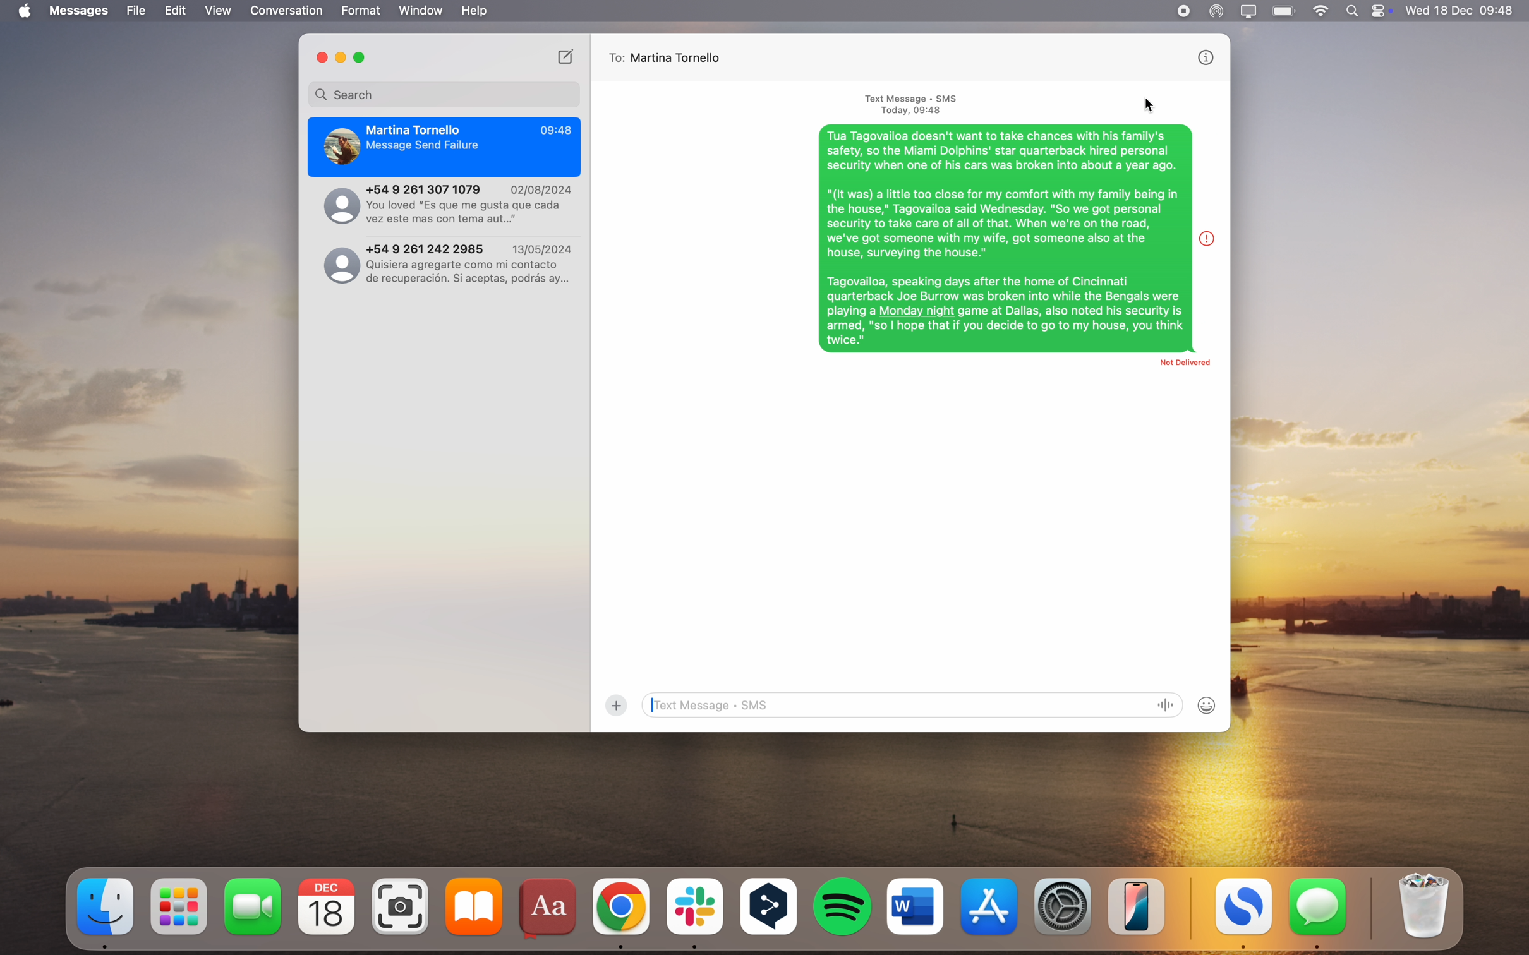 The width and height of the screenshot is (1529, 955). What do you see at coordinates (1203, 59) in the screenshot?
I see `info` at bounding box center [1203, 59].